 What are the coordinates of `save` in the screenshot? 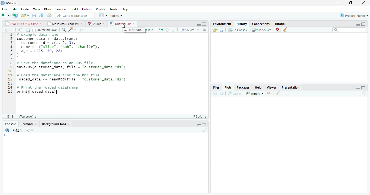 It's located at (222, 30).